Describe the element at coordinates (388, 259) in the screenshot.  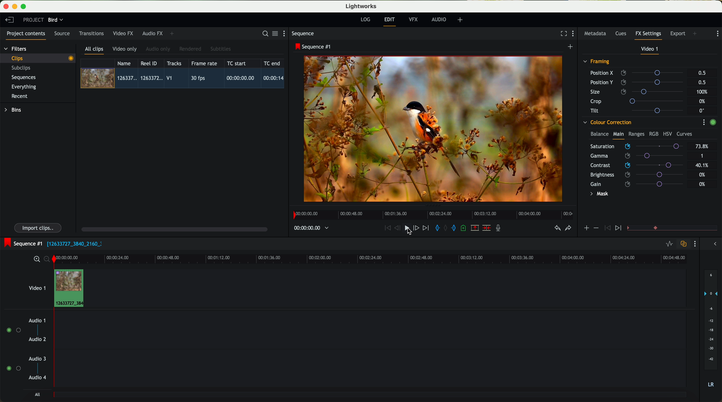
I see `timeline` at that location.